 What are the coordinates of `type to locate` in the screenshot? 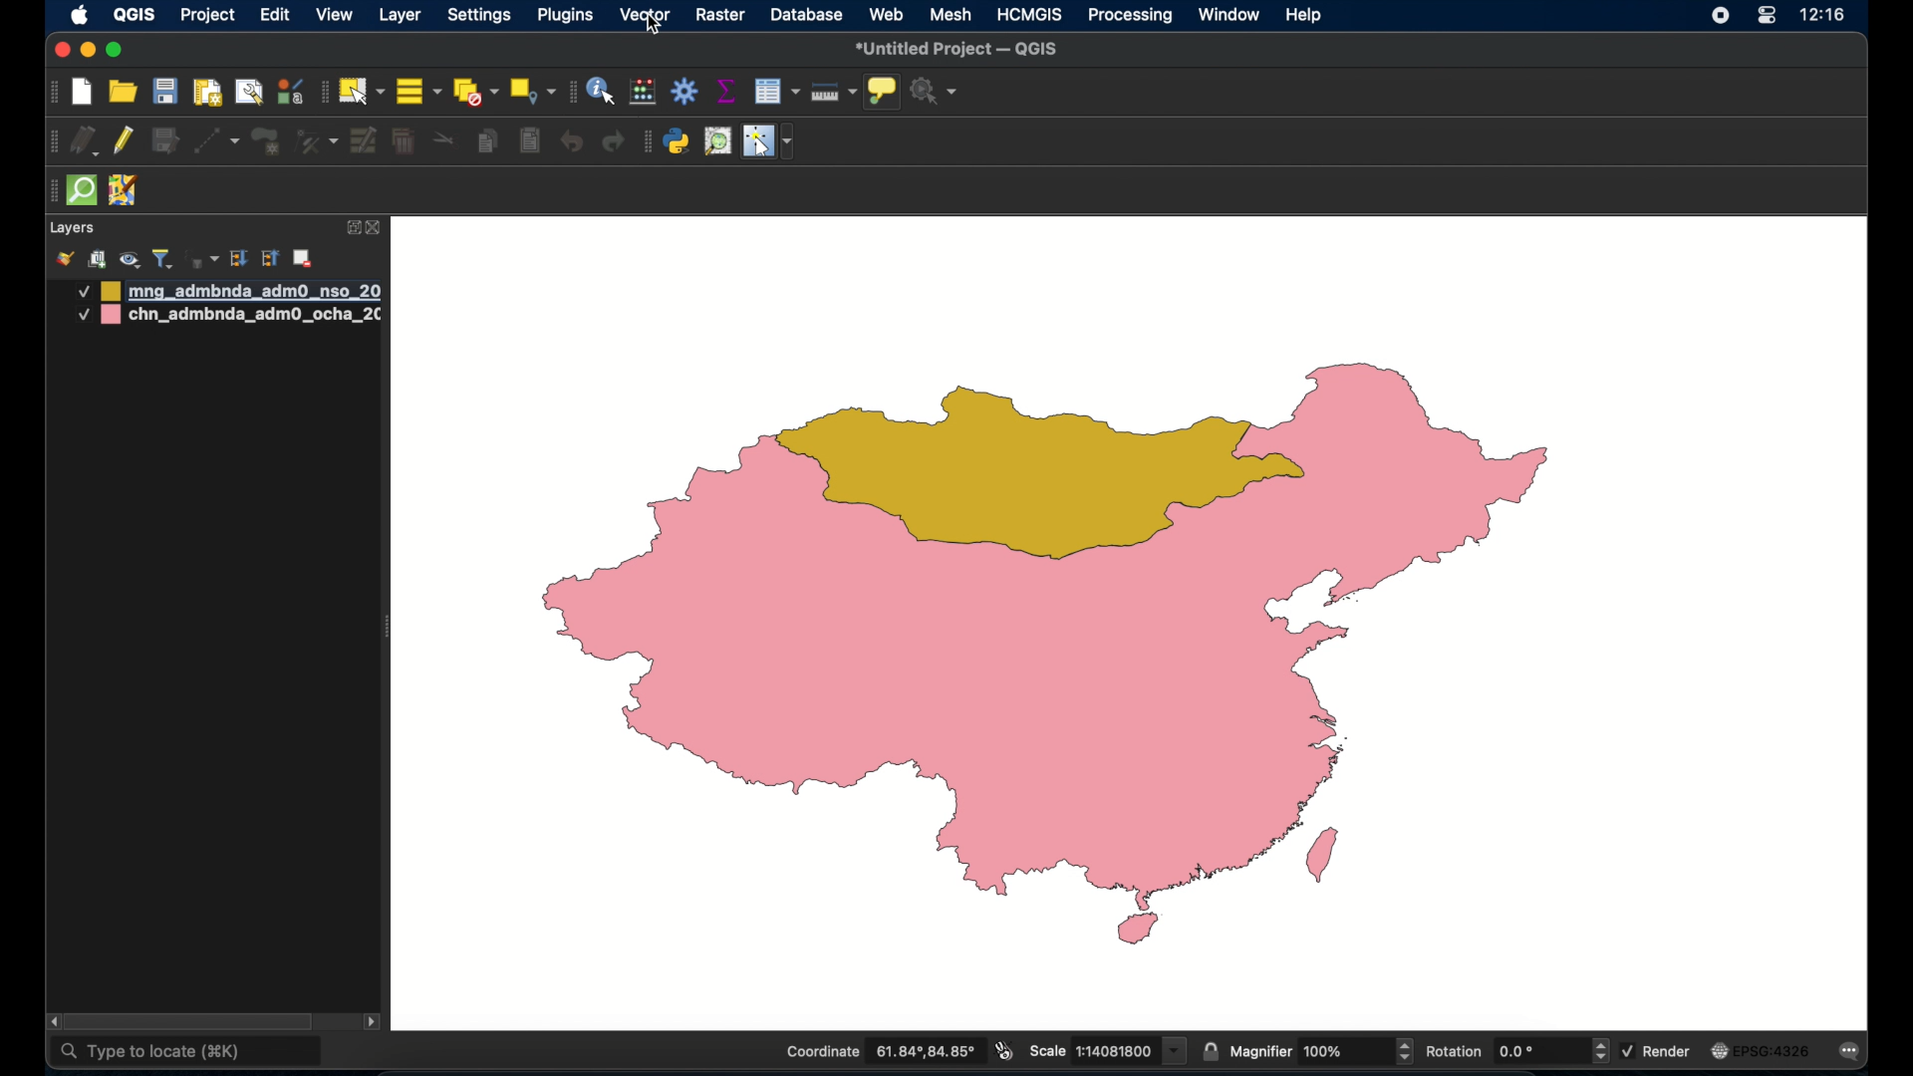 It's located at (187, 1053).